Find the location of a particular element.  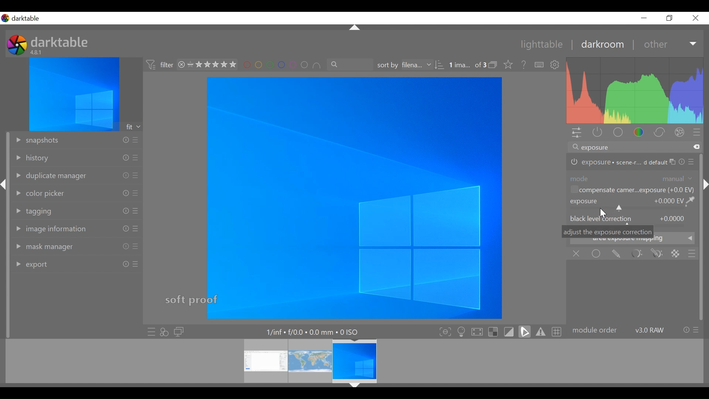

close is located at coordinates (181, 65).